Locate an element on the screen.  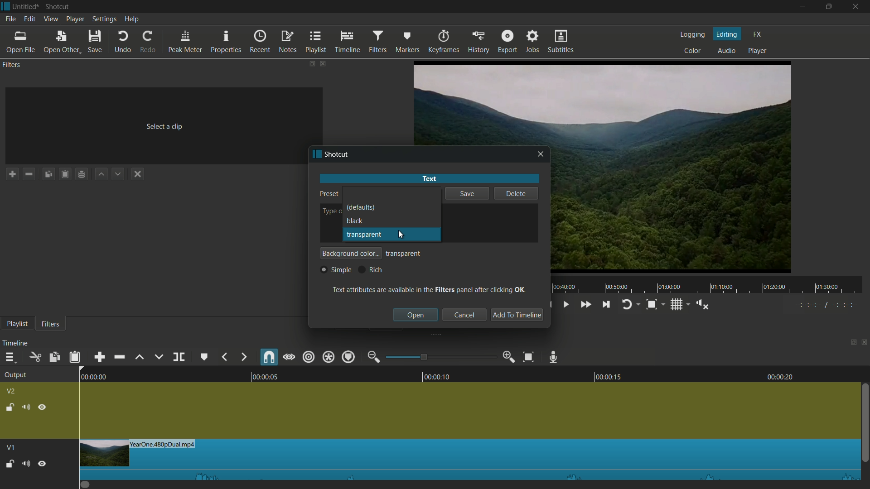
lock is located at coordinates (9, 406).